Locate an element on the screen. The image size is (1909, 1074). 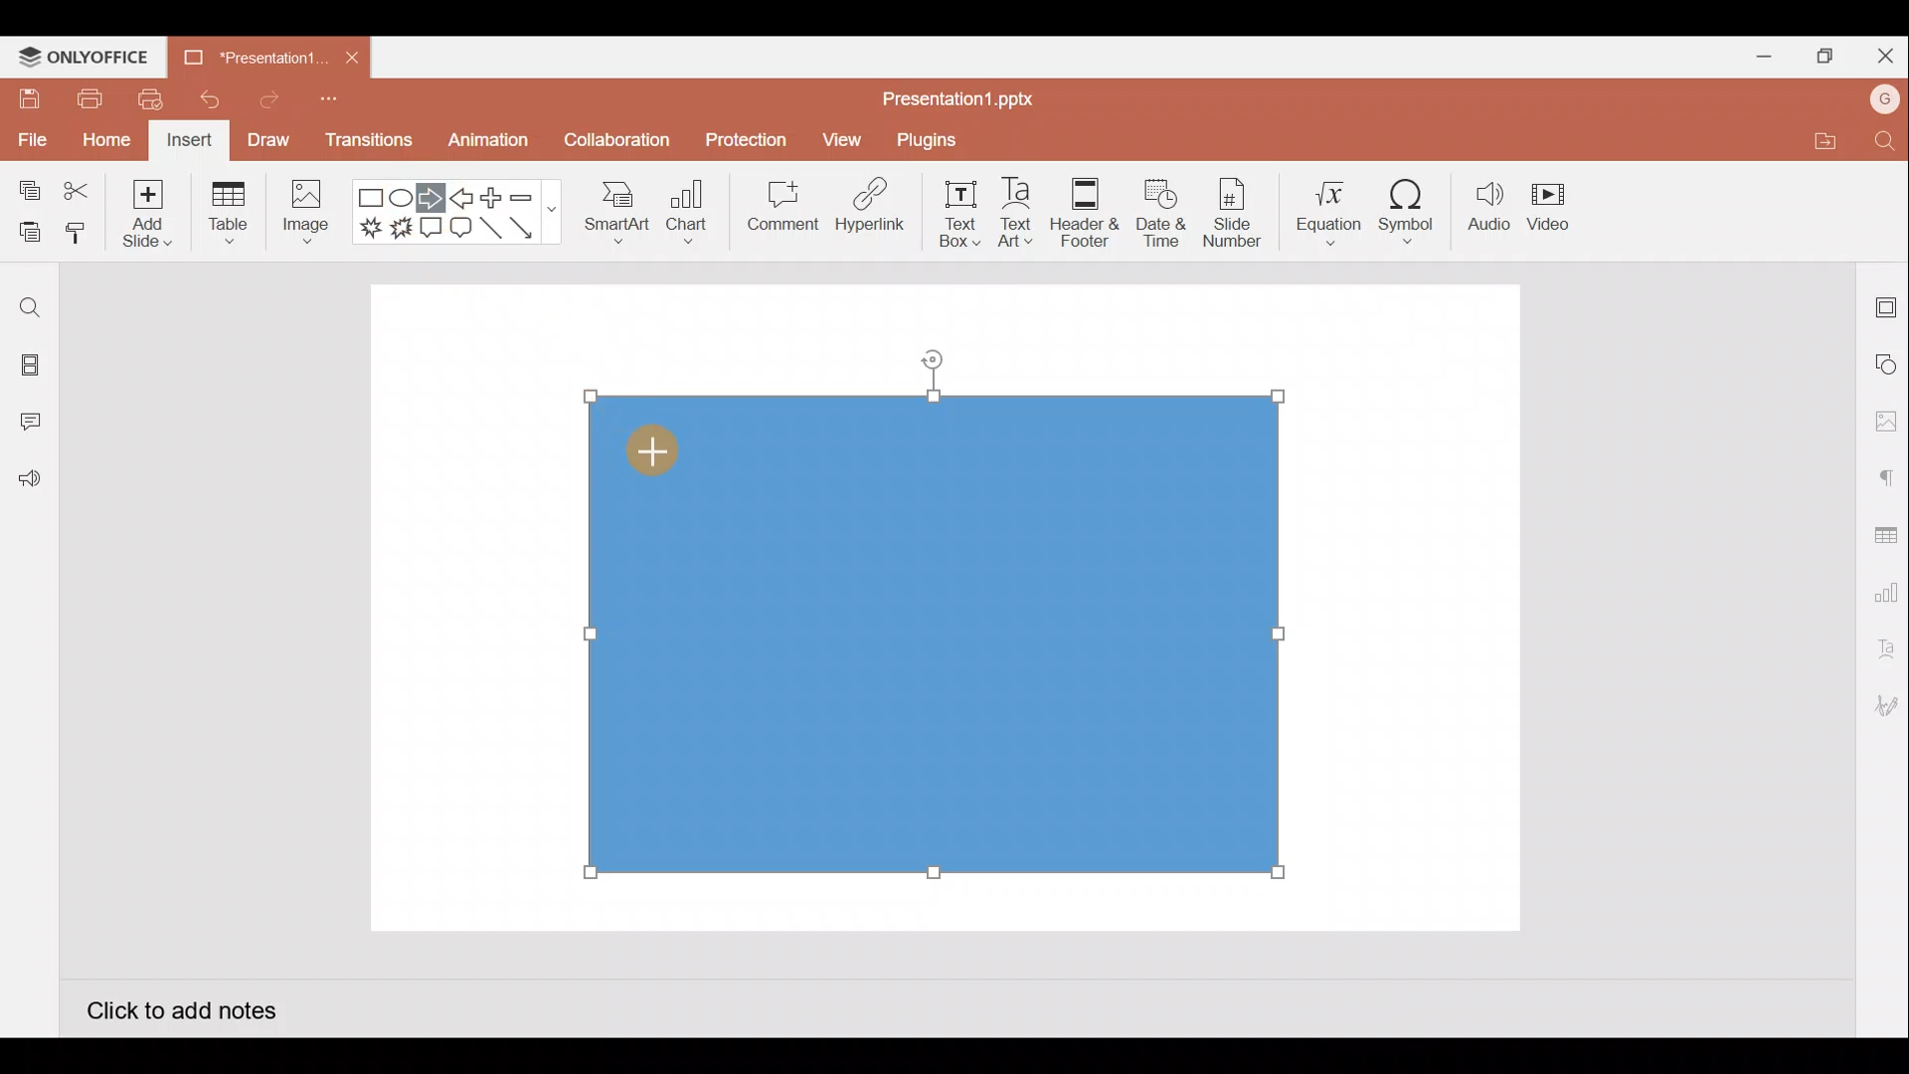
Comments is located at coordinates (35, 424).